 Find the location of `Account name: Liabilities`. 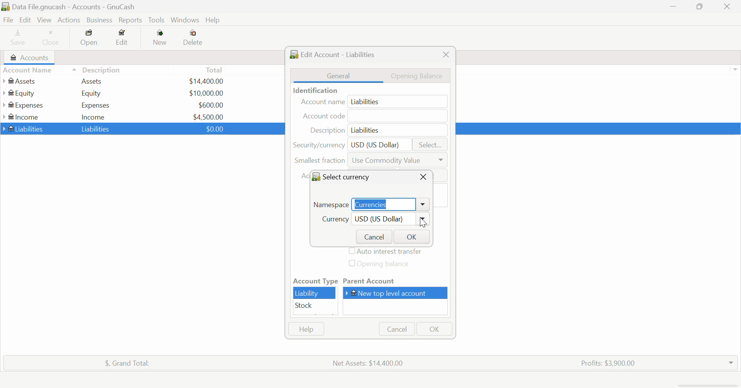

Account name: Liabilities is located at coordinates (373, 102).